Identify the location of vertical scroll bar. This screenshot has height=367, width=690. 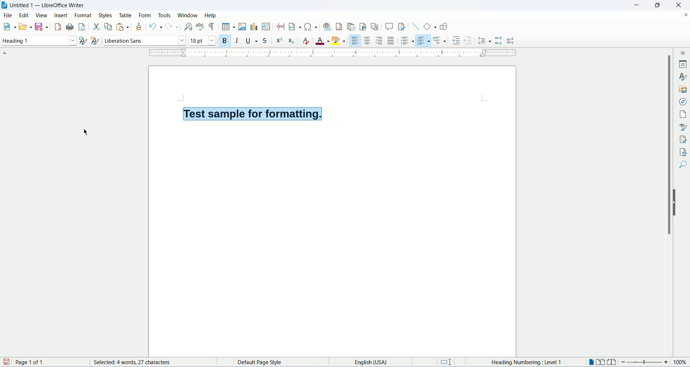
(667, 204).